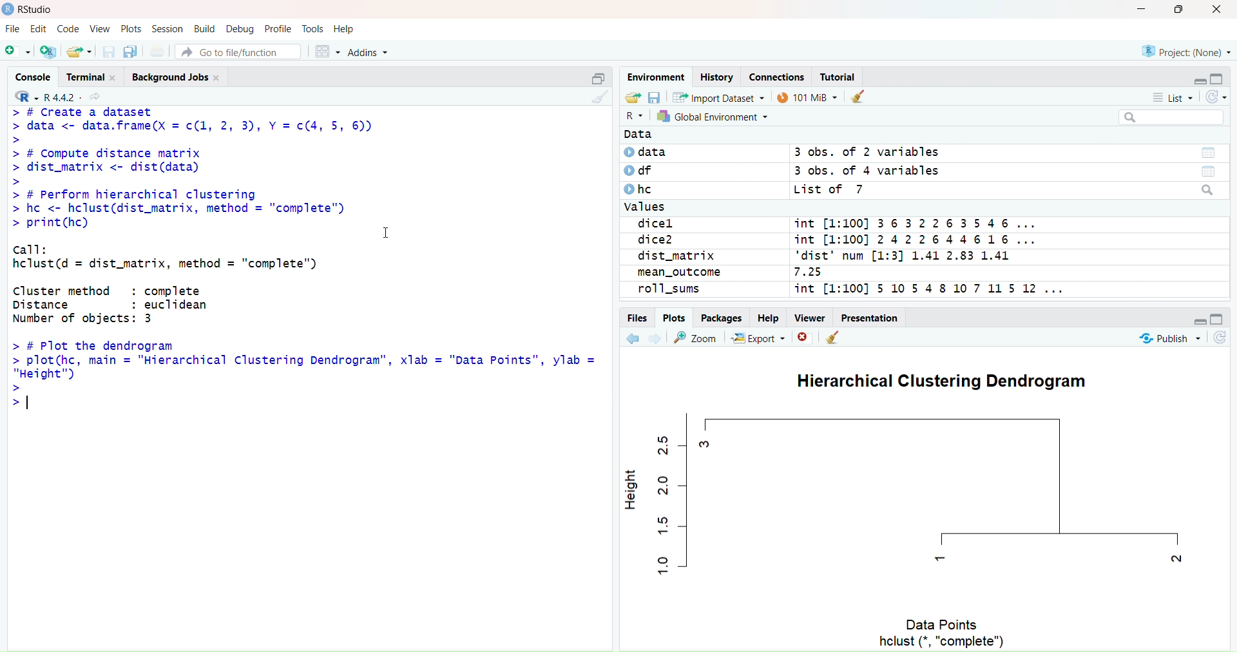 The image size is (1237, 652). I want to click on Help, so click(345, 30).